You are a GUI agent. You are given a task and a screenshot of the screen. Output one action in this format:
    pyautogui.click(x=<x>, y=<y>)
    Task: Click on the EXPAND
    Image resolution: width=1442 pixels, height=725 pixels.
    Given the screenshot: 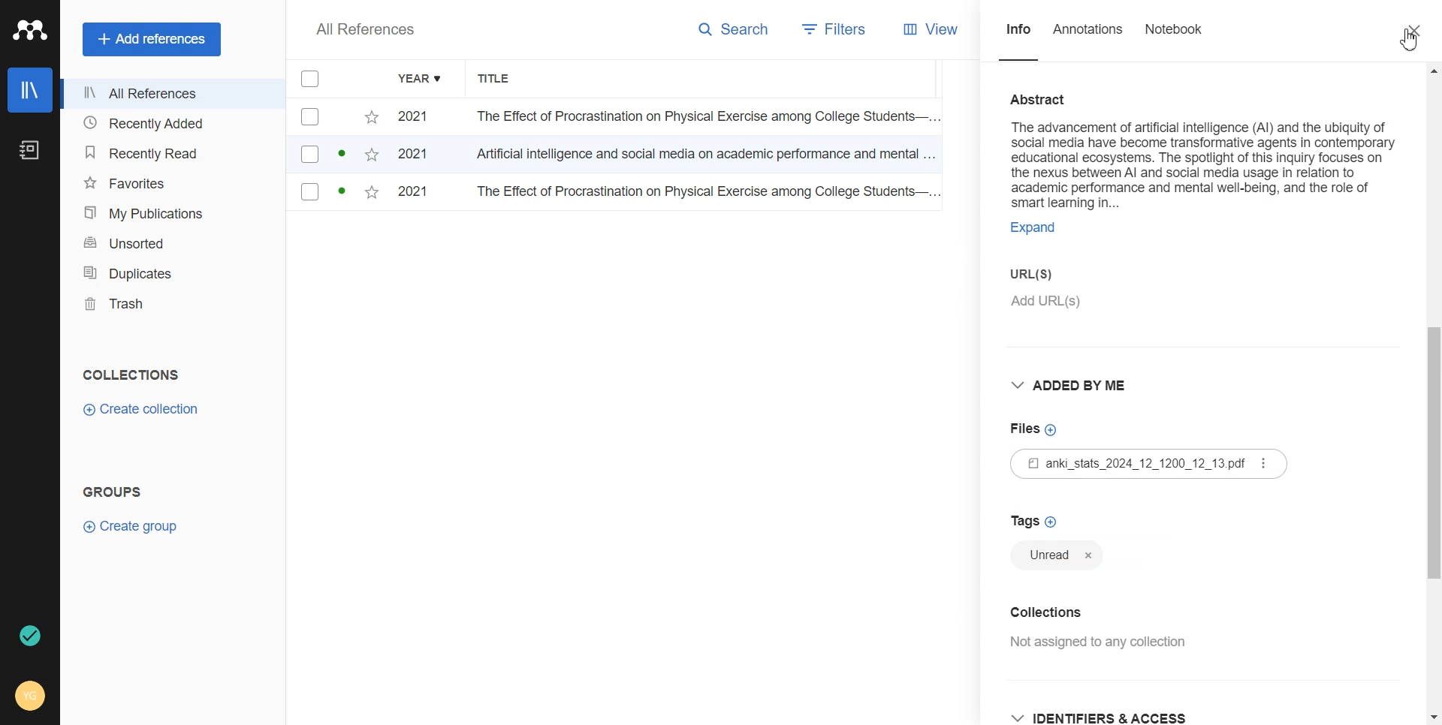 What is the action you would take?
    pyautogui.click(x=1041, y=230)
    